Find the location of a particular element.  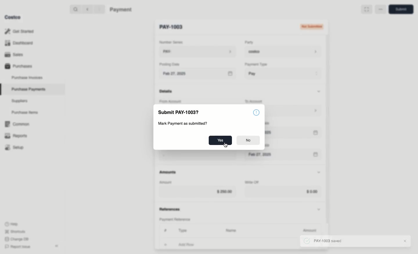

Close is located at coordinates (404, 241).